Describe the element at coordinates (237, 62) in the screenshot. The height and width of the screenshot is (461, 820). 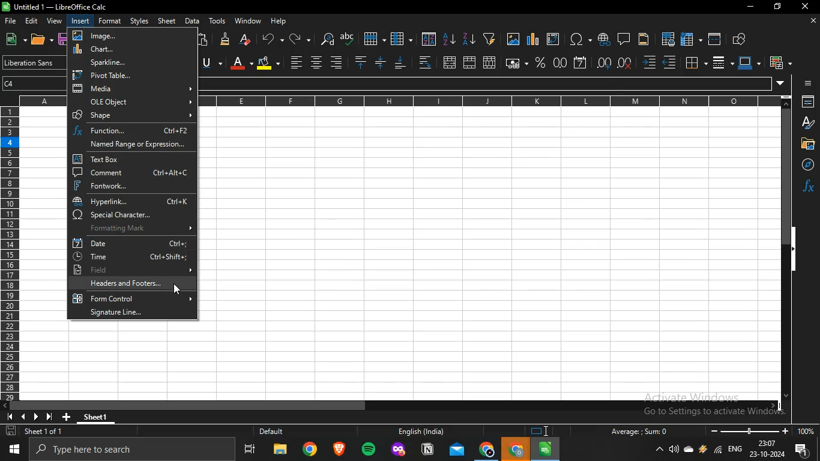
I see `font color` at that location.